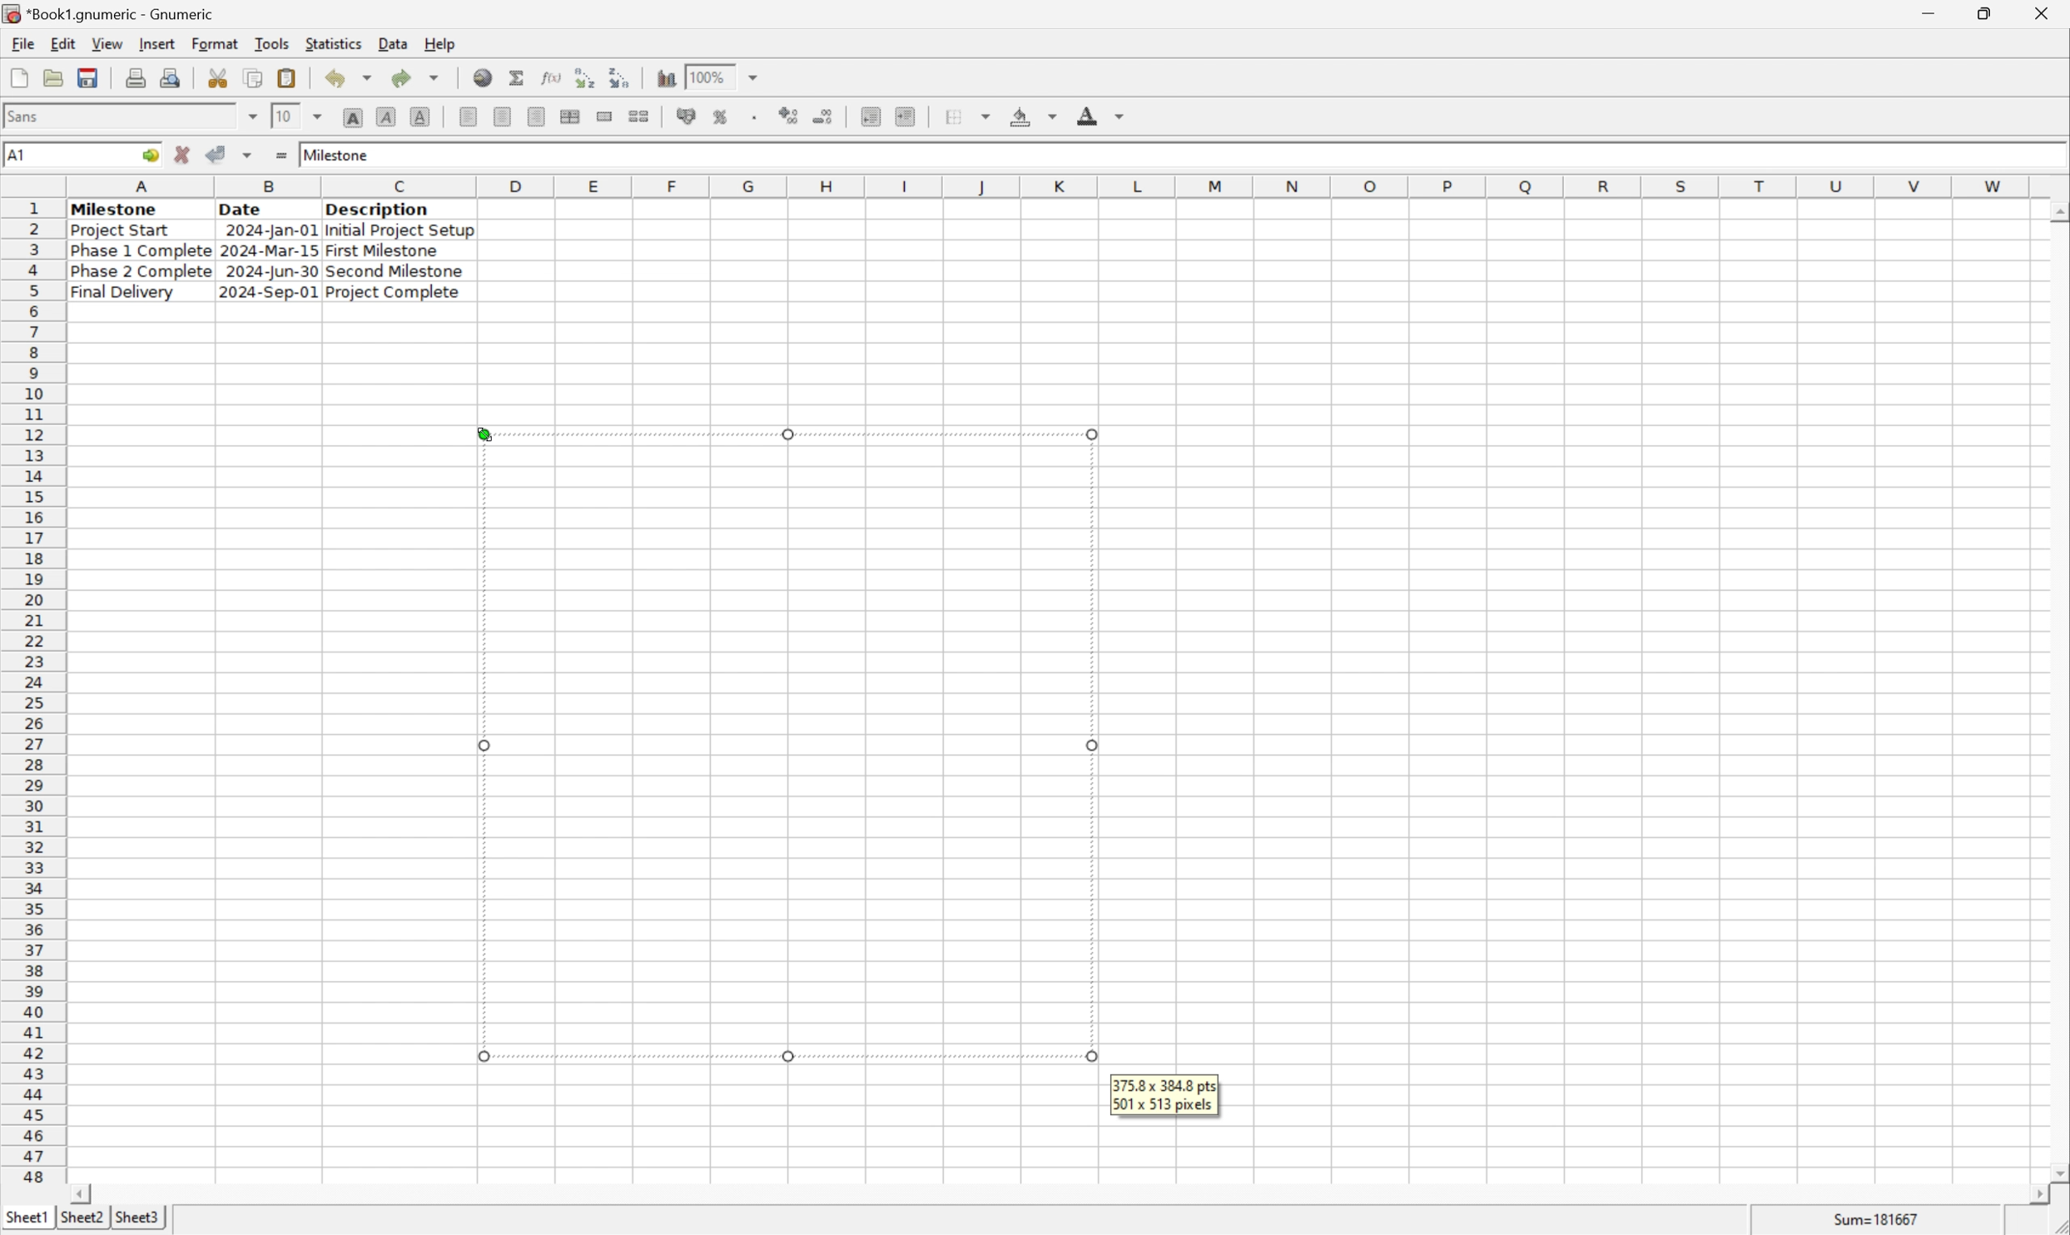 This screenshot has width=2070, height=1235. Describe the element at coordinates (420, 117) in the screenshot. I see `underline` at that location.